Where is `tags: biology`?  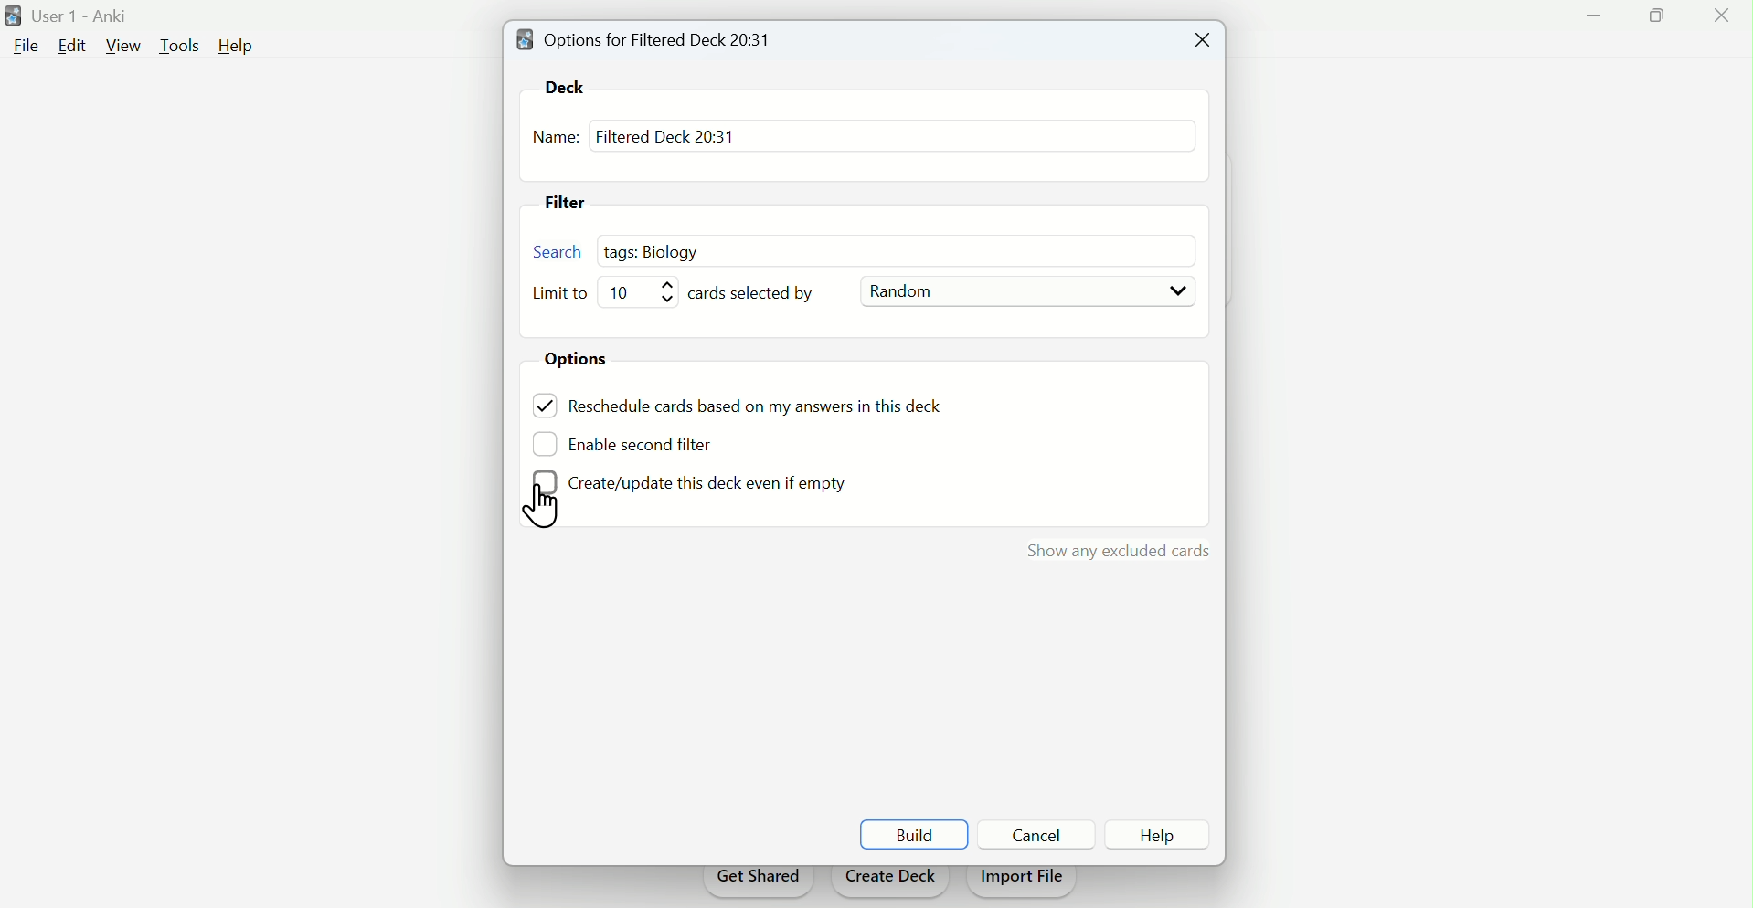 tags: biology is located at coordinates (659, 249).